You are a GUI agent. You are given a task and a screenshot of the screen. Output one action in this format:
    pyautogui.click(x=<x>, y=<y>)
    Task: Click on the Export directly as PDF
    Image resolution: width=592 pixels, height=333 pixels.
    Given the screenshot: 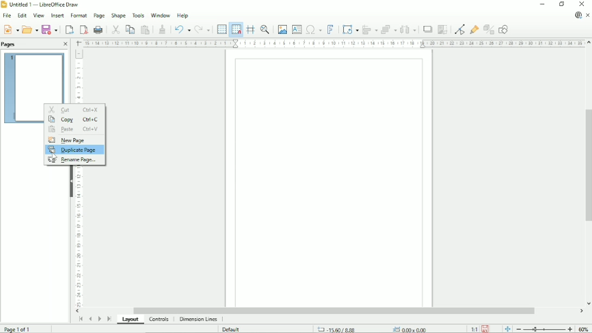 What is the action you would take?
    pyautogui.click(x=83, y=30)
    